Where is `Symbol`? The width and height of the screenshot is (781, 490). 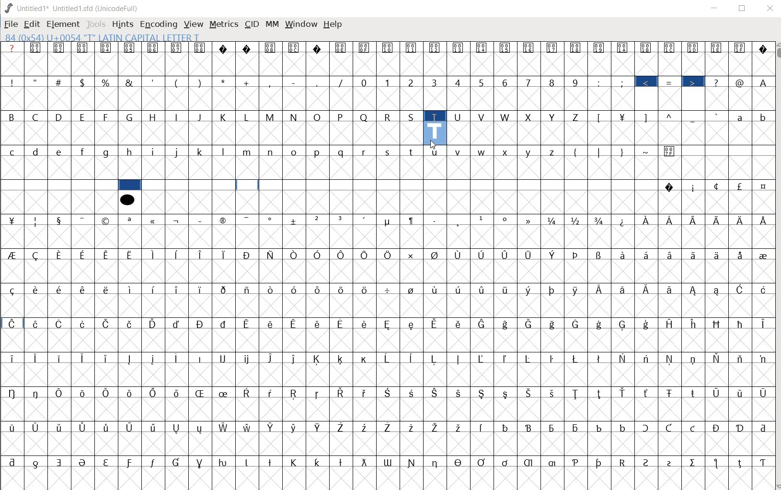 Symbol is located at coordinates (530, 462).